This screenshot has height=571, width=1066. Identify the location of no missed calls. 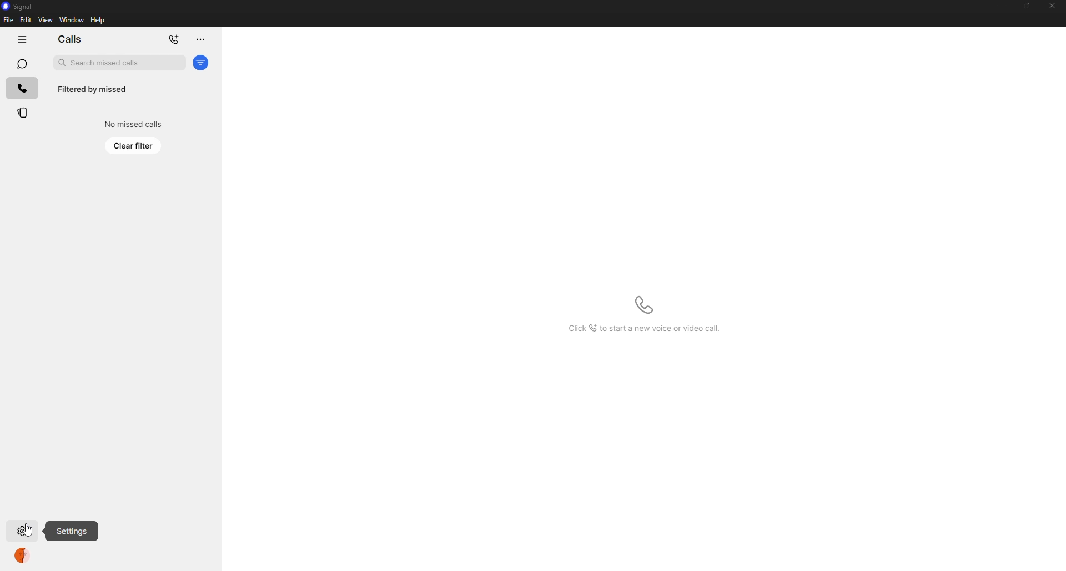
(131, 124).